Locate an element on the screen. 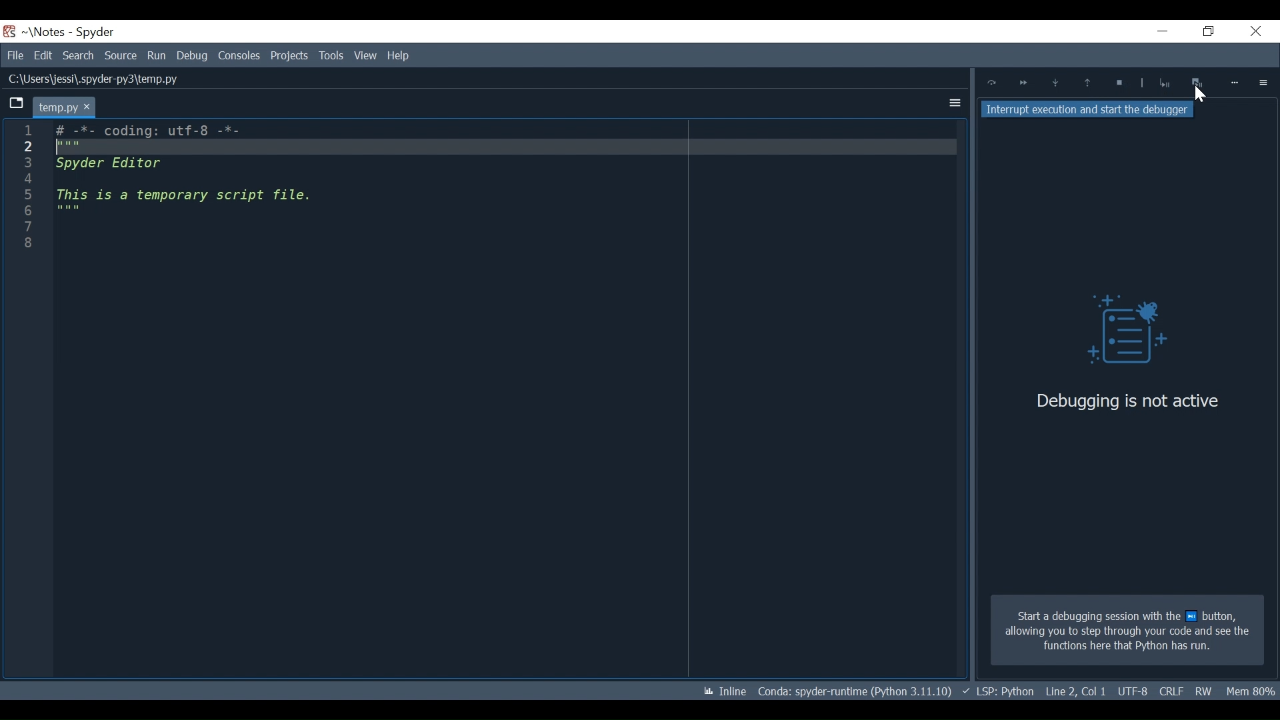 This screenshot has width=1280, height=720. Stop Debugging is located at coordinates (1164, 83).